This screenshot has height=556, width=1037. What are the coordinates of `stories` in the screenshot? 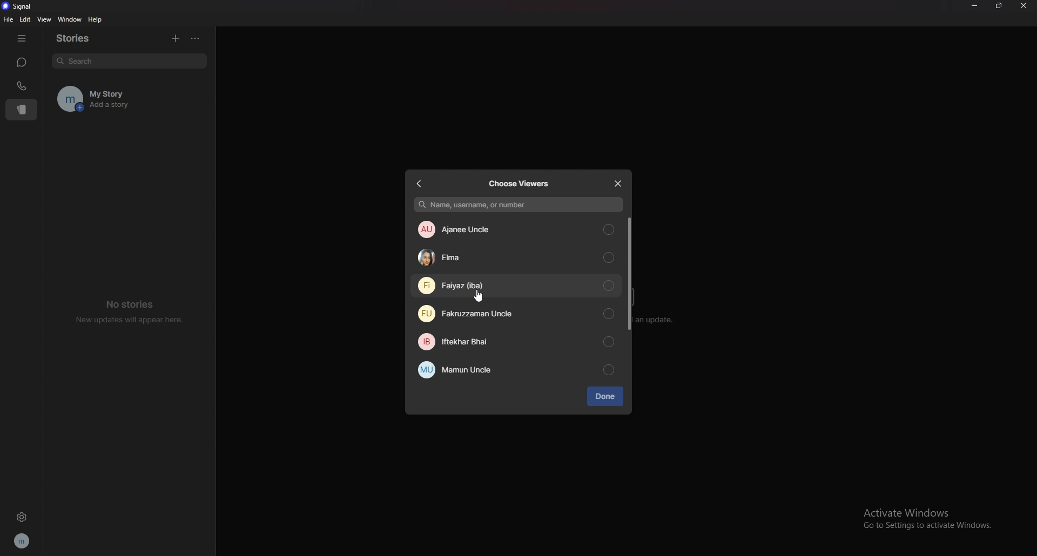 It's located at (22, 110).